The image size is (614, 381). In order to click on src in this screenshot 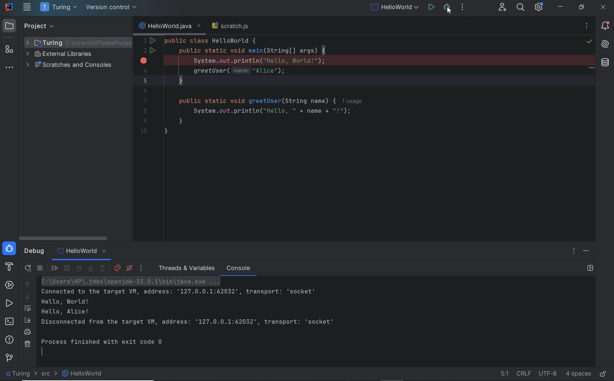, I will do `click(46, 374)`.